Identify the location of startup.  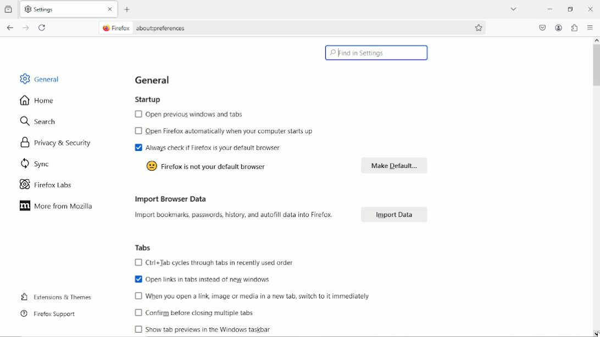
(147, 100).